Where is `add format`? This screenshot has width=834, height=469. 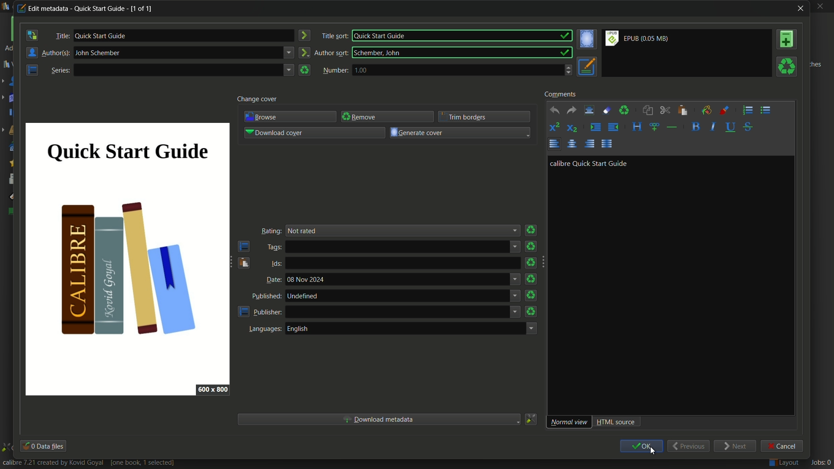 add format is located at coordinates (787, 40).